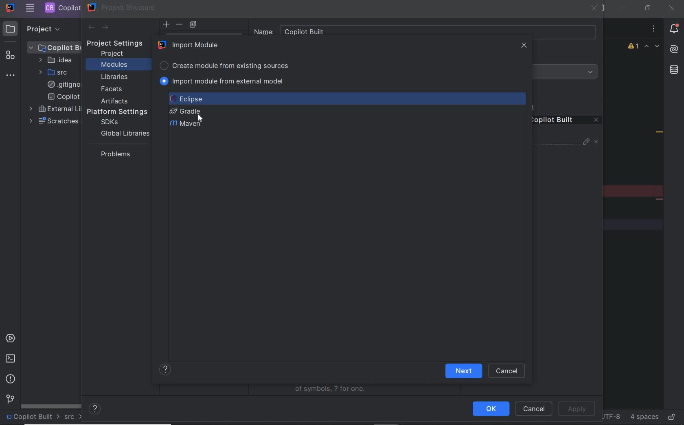 Image resolution: width=684 pixels, height=425 pixels. I want to click on IDEA, so click(55, 60).